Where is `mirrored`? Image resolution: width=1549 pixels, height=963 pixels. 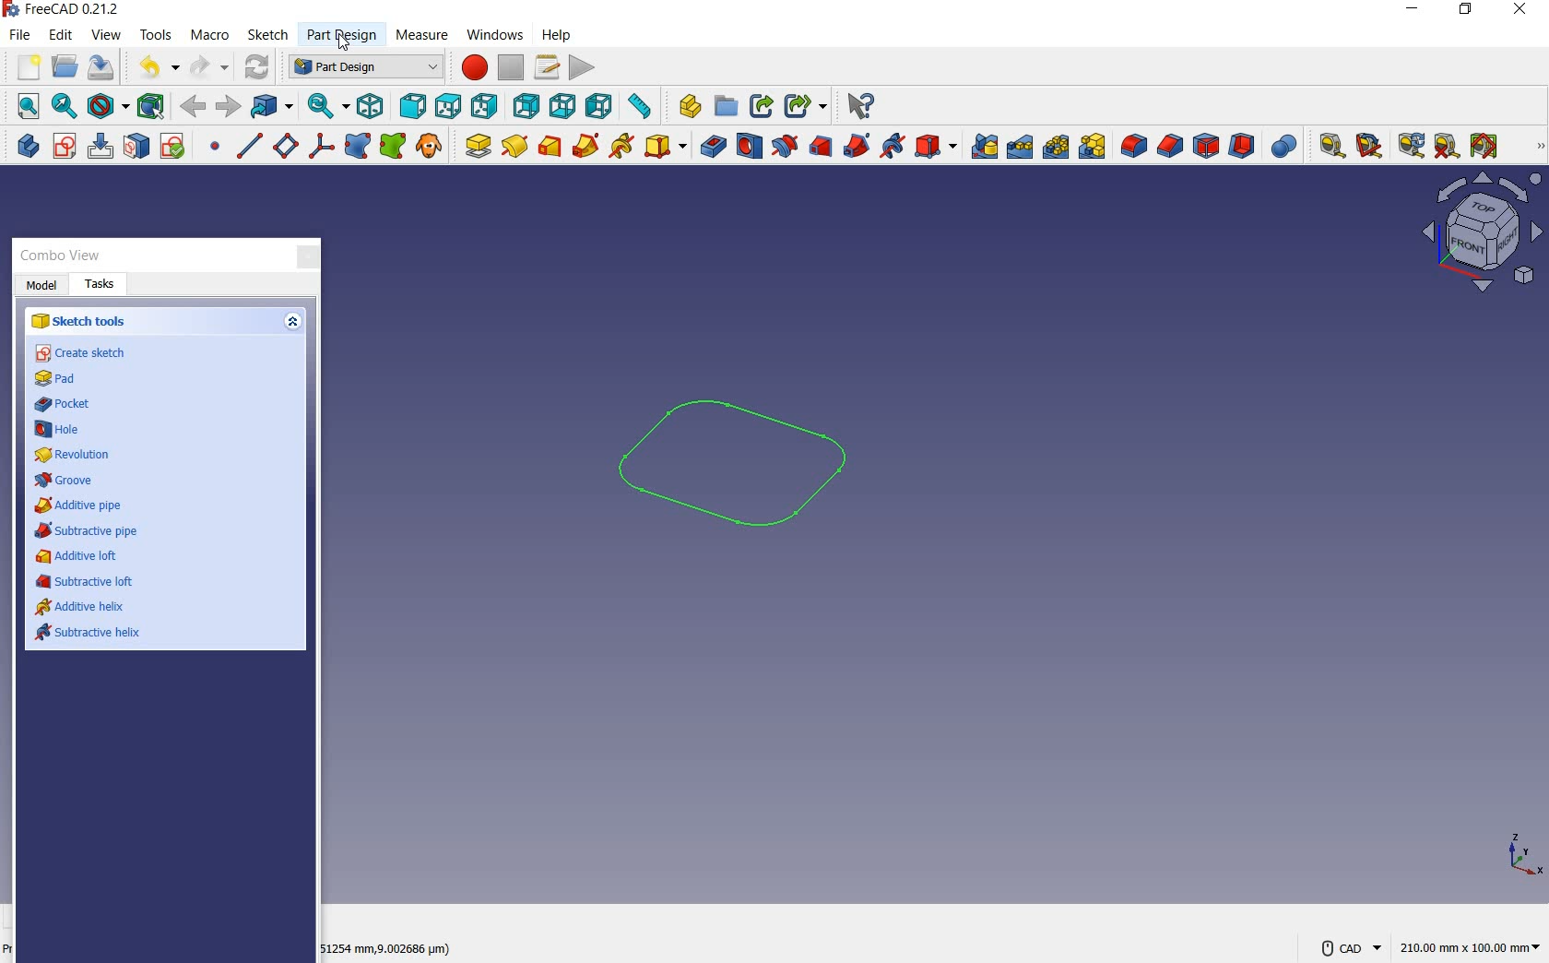
mirrored is located at coordinates (984, 149).